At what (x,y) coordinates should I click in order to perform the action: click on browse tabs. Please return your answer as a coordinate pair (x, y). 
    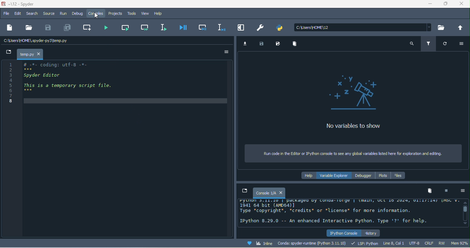
    Looking at the image, I should click on (244, 191).